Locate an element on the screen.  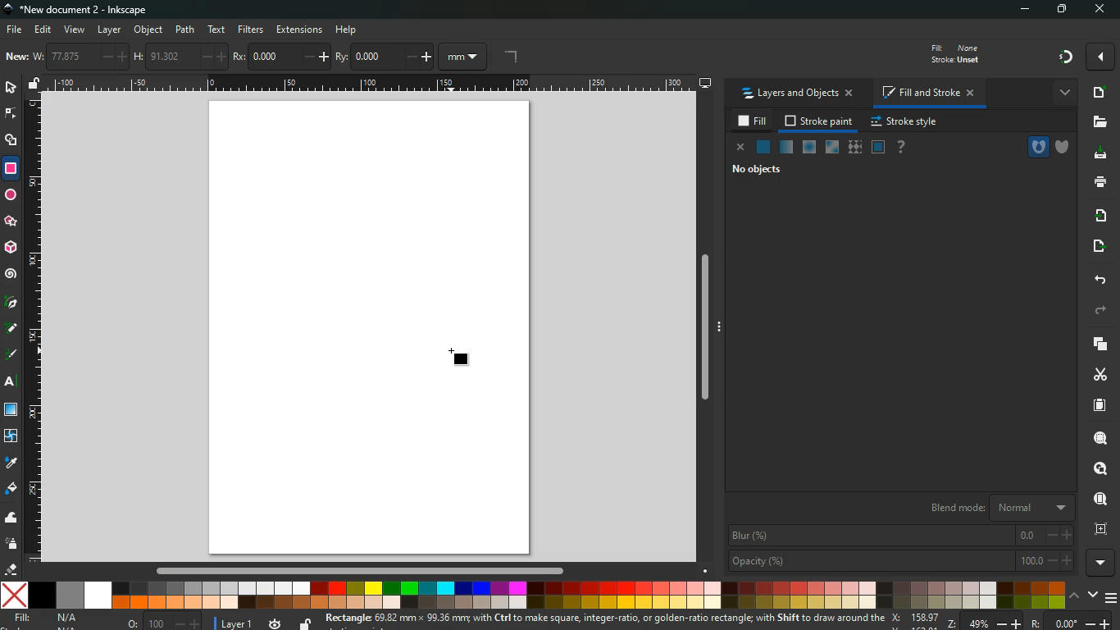
paper is located at coordinates (1099, 405).